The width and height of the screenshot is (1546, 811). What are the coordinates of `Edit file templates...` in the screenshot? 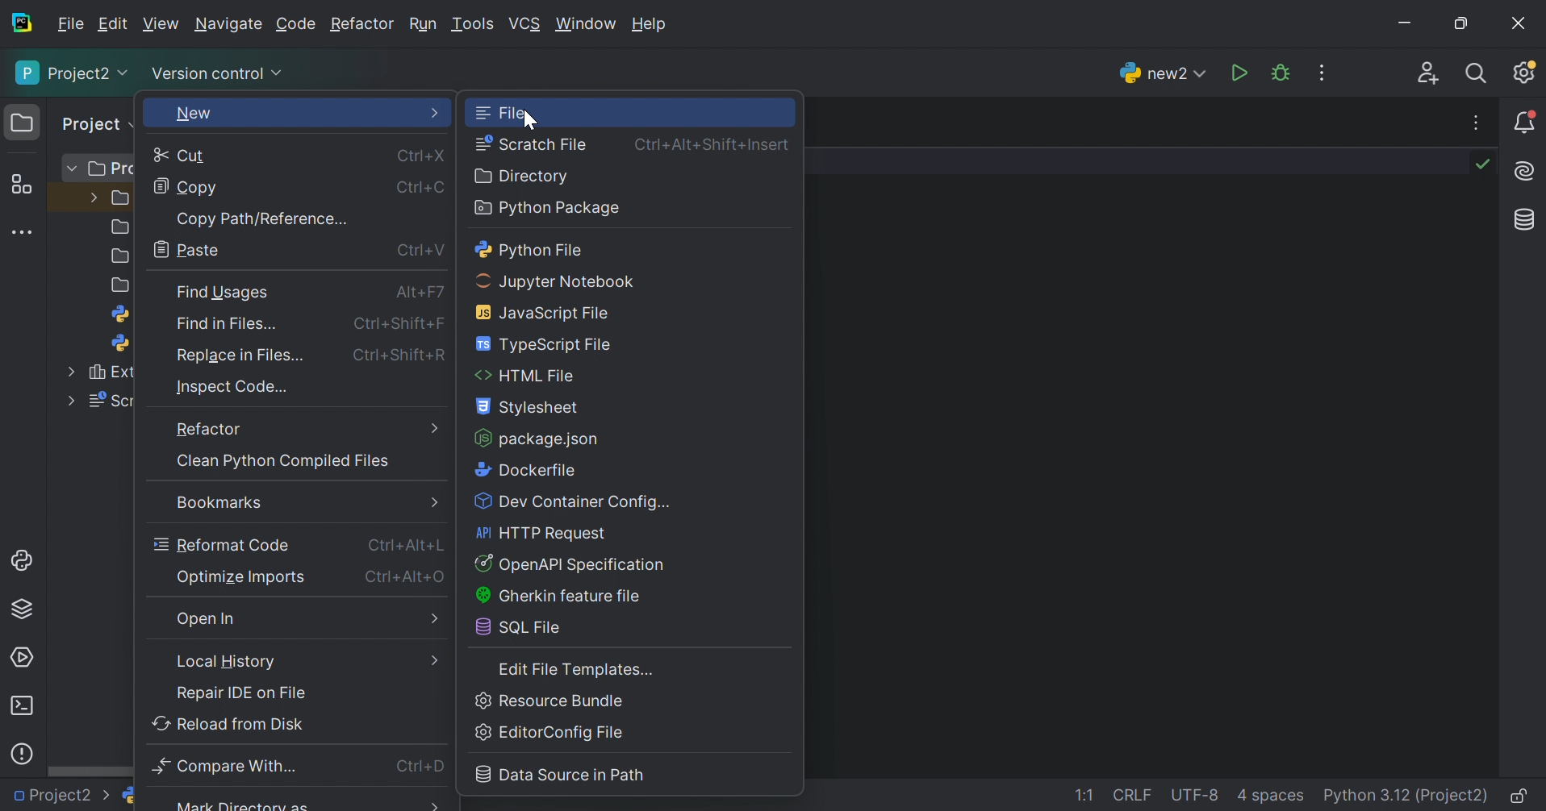 It's located at (579, 670).